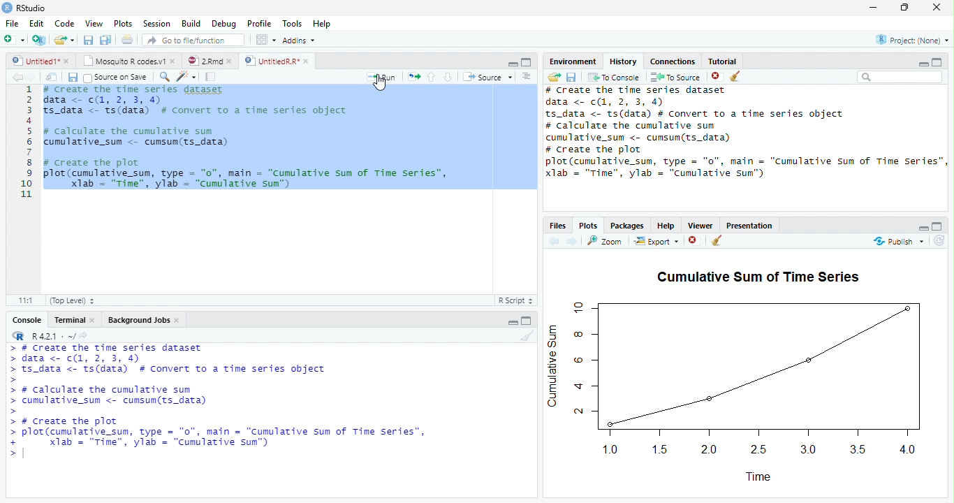  Describe the element at coordinates (528, 321) in the screenshot. I see `Maximize` at that location.